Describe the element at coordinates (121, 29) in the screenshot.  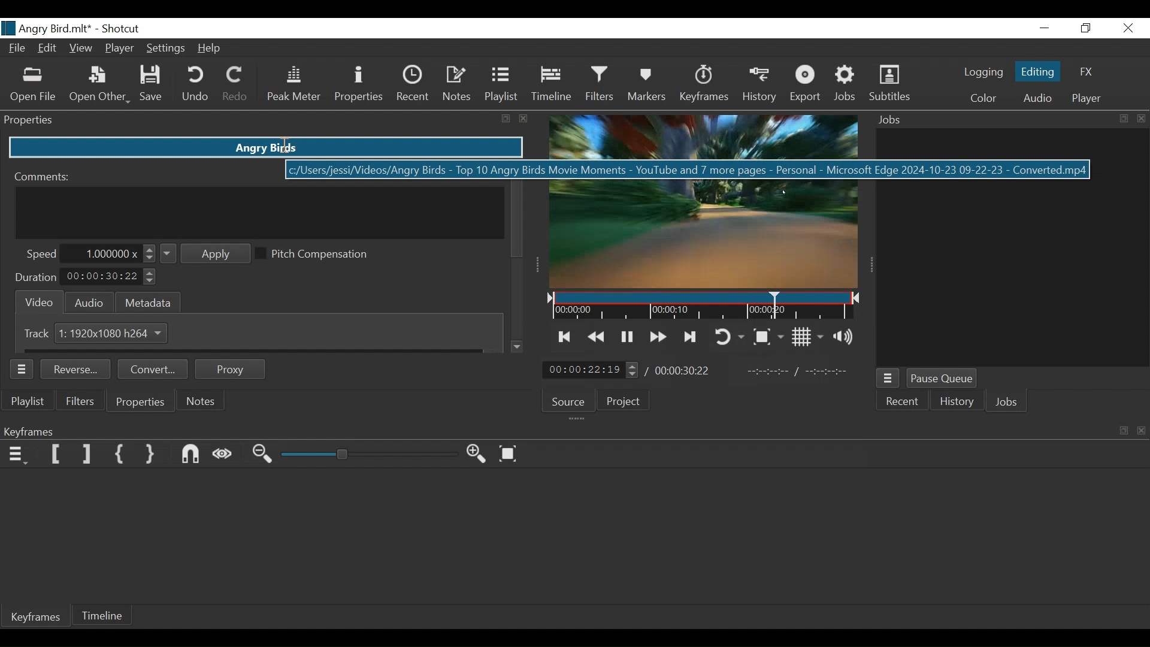
I see `Shotcut` at that location.